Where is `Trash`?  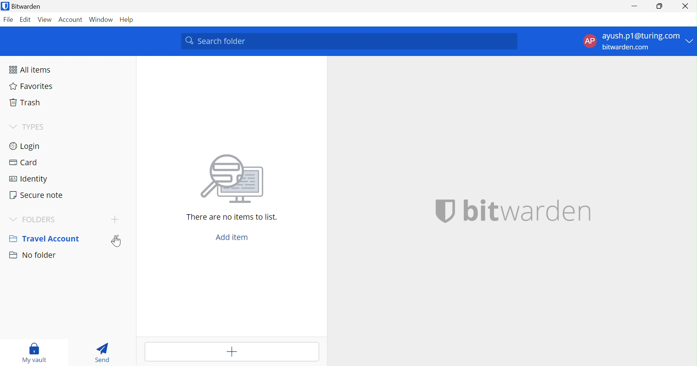 Trash is located at coordinates (26, 102).